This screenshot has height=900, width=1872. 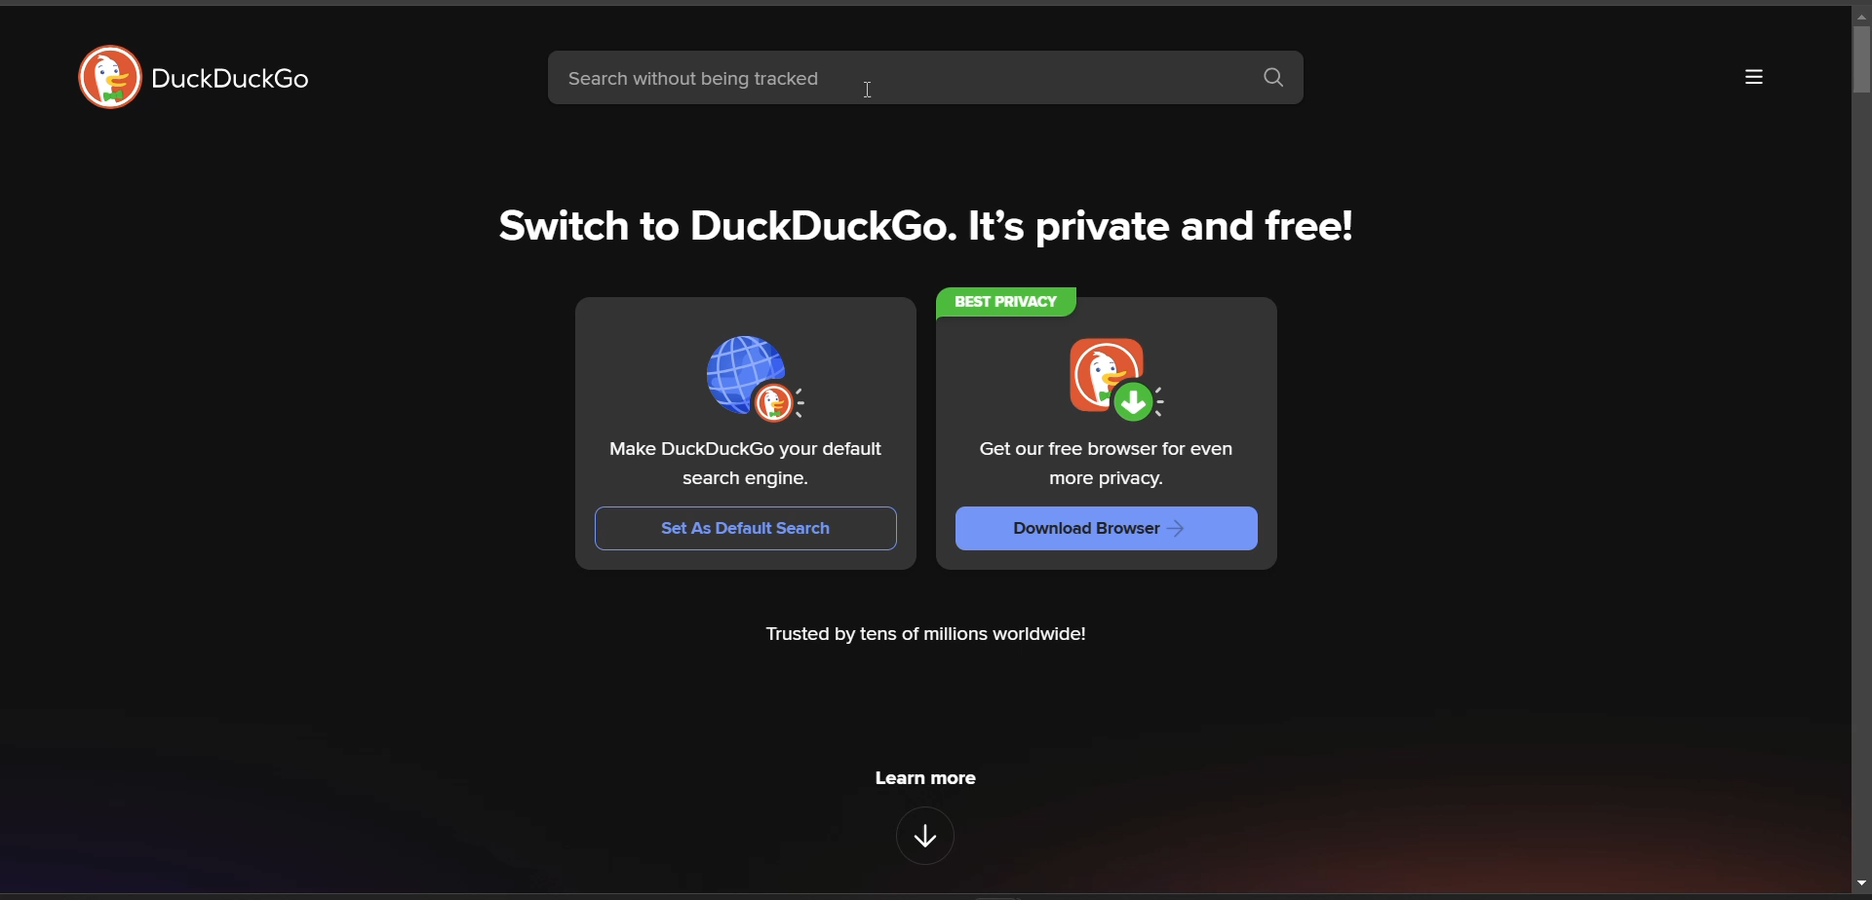 I want to click on Set As Default Search, so click(x=744, y=528).